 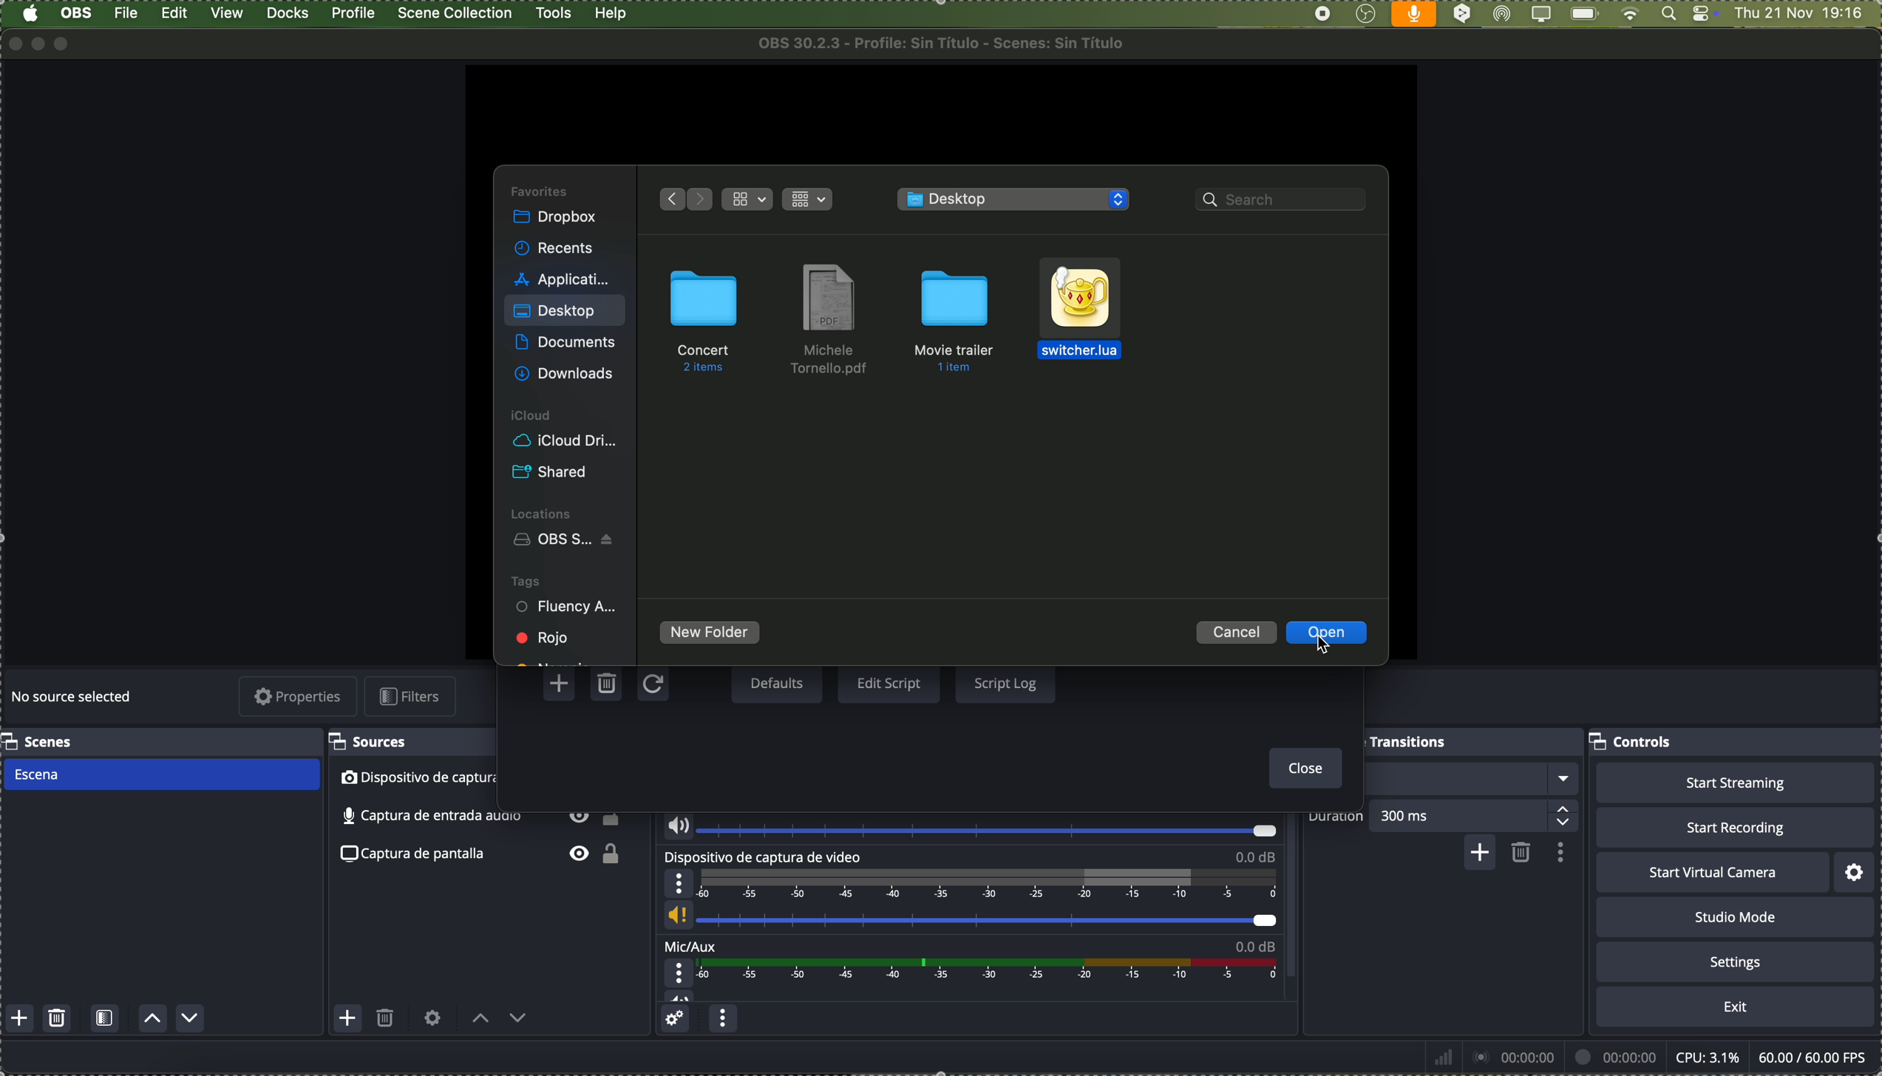 I want to click on click on add script, so click(x=562, y=684).